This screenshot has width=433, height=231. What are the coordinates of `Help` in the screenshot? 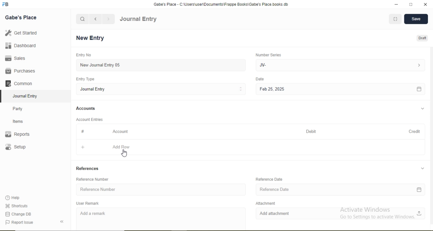 It's located at (16, 198).